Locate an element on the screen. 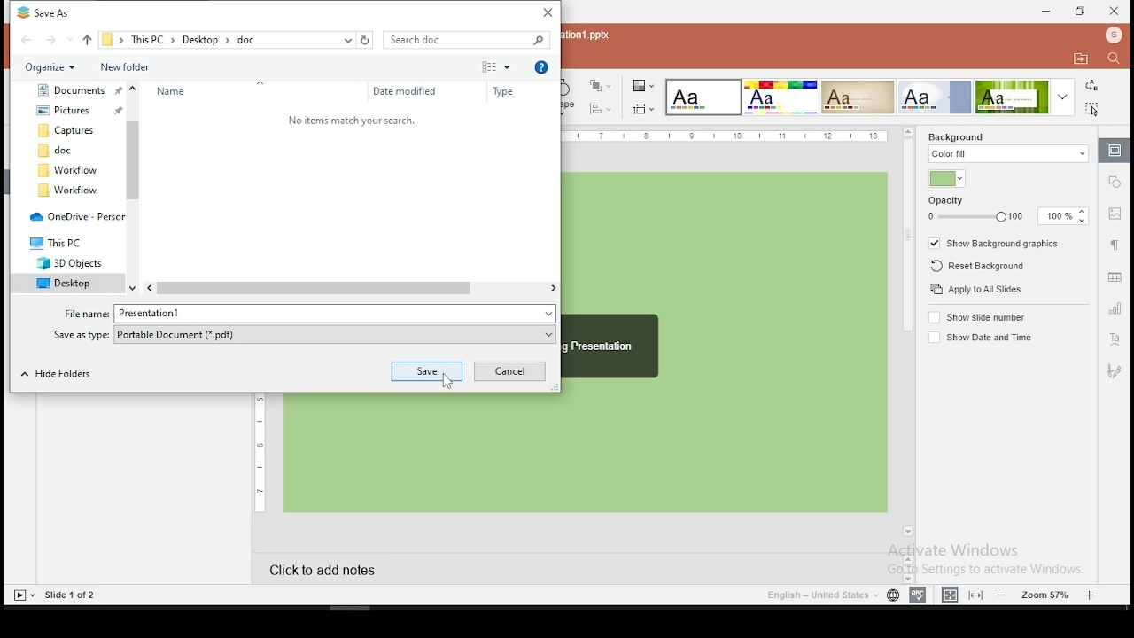 This screenshot has height=638, width=1134. spell check is located at coordinates (918, 593).